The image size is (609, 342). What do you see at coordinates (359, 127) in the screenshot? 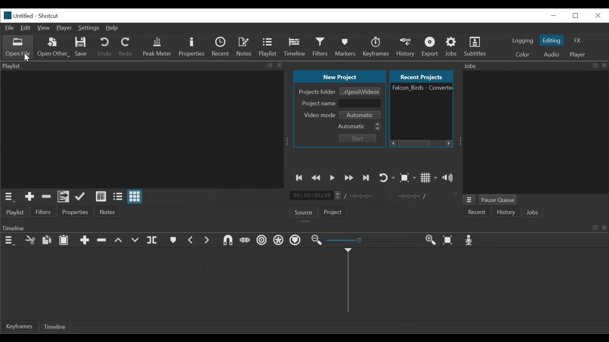
I see `Automatic` at bounding box center [359, 127].